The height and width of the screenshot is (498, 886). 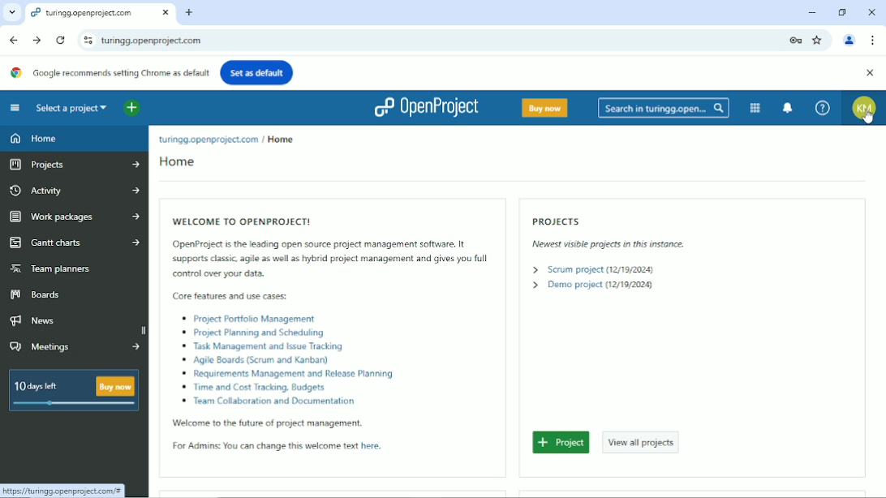 What do you see at coordinates (437, 40) in the screenshot?
I see `current site link : turingg.openproject.com` at bounding box center [437, 40].